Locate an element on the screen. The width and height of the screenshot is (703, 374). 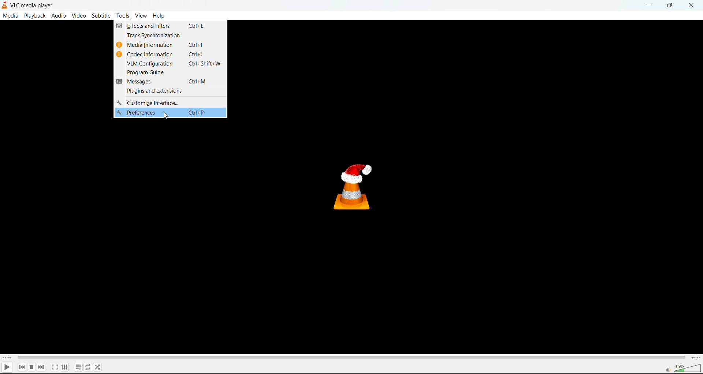
maximize is located at coordinates (670, 5).